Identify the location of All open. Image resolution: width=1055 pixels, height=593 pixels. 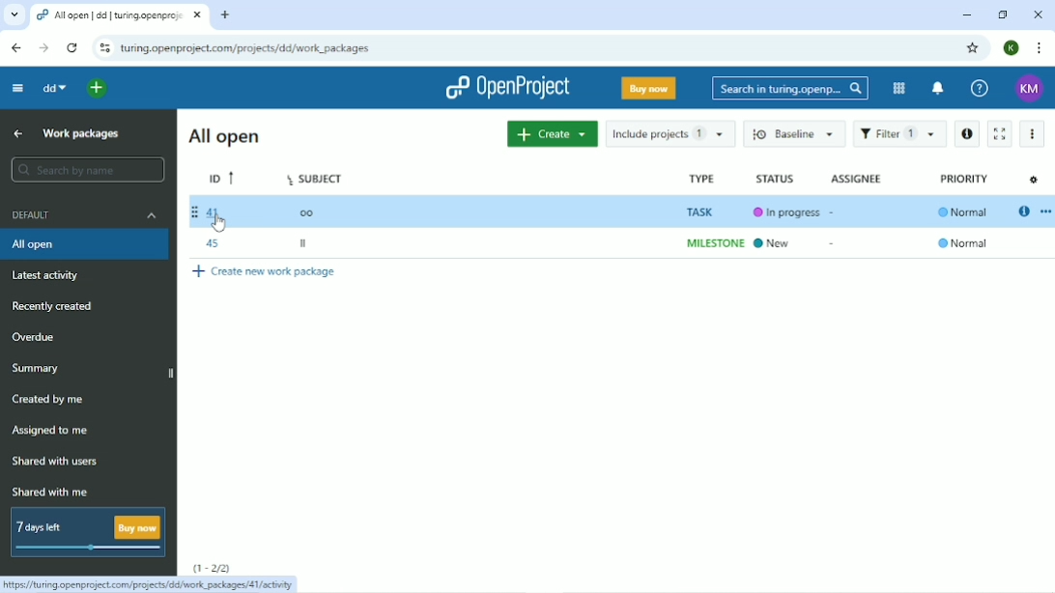
(229, 135).